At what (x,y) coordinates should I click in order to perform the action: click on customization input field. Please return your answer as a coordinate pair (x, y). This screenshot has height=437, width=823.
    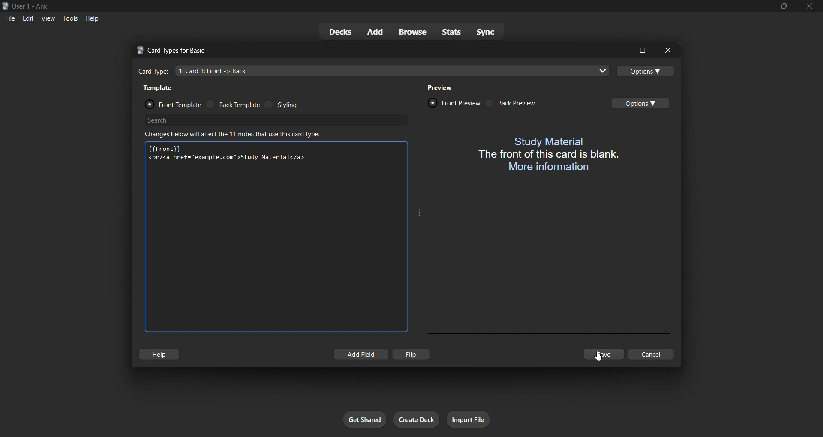
    Looking at the image, I should click on (273, 246).